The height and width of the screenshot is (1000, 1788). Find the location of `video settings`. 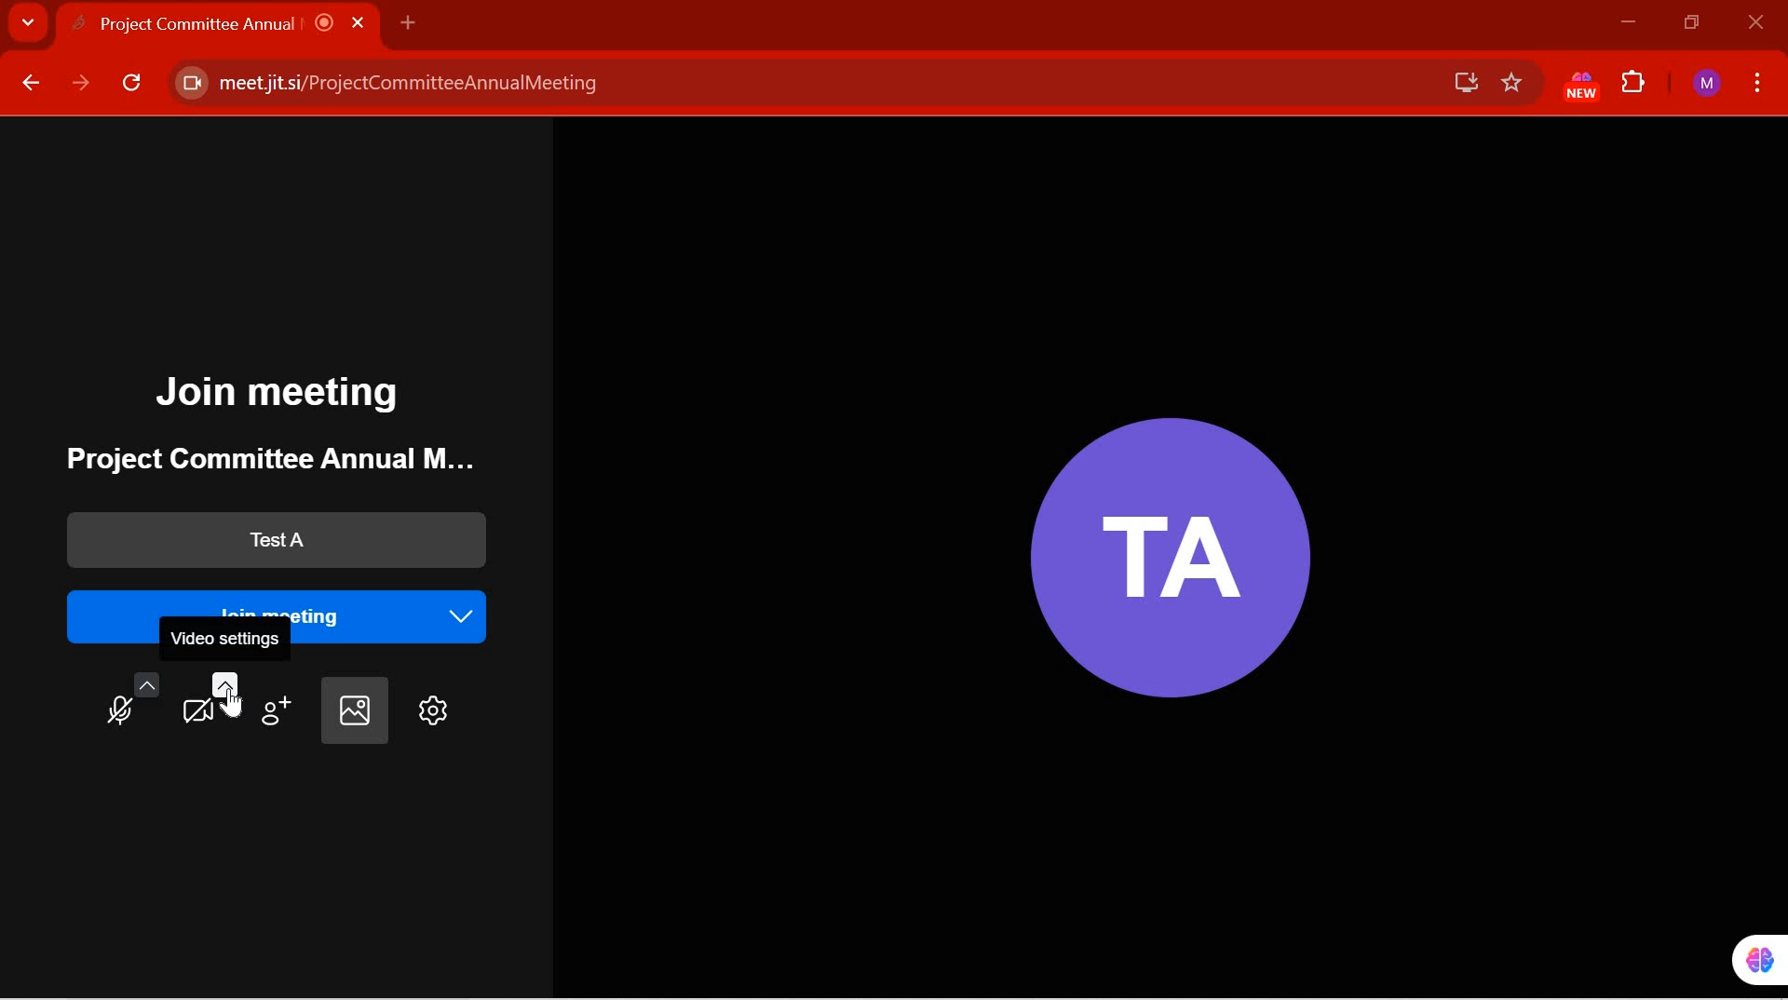

video settings is located at coordinates (210, 698).